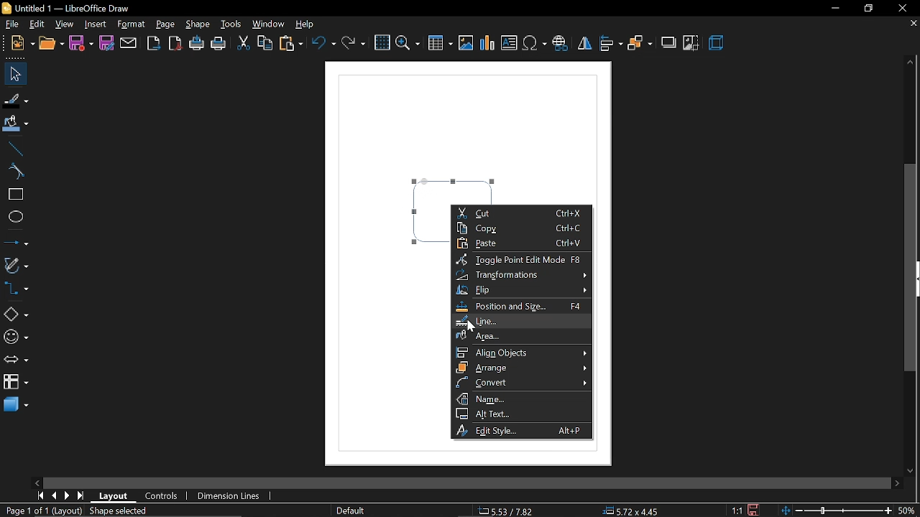 Image resolution: width=920 pixels, height=517 pixels. What do you see at coordinates (15, 337) in the screenshot?
I see `symbol shapes` at bounding box center [15, 337].